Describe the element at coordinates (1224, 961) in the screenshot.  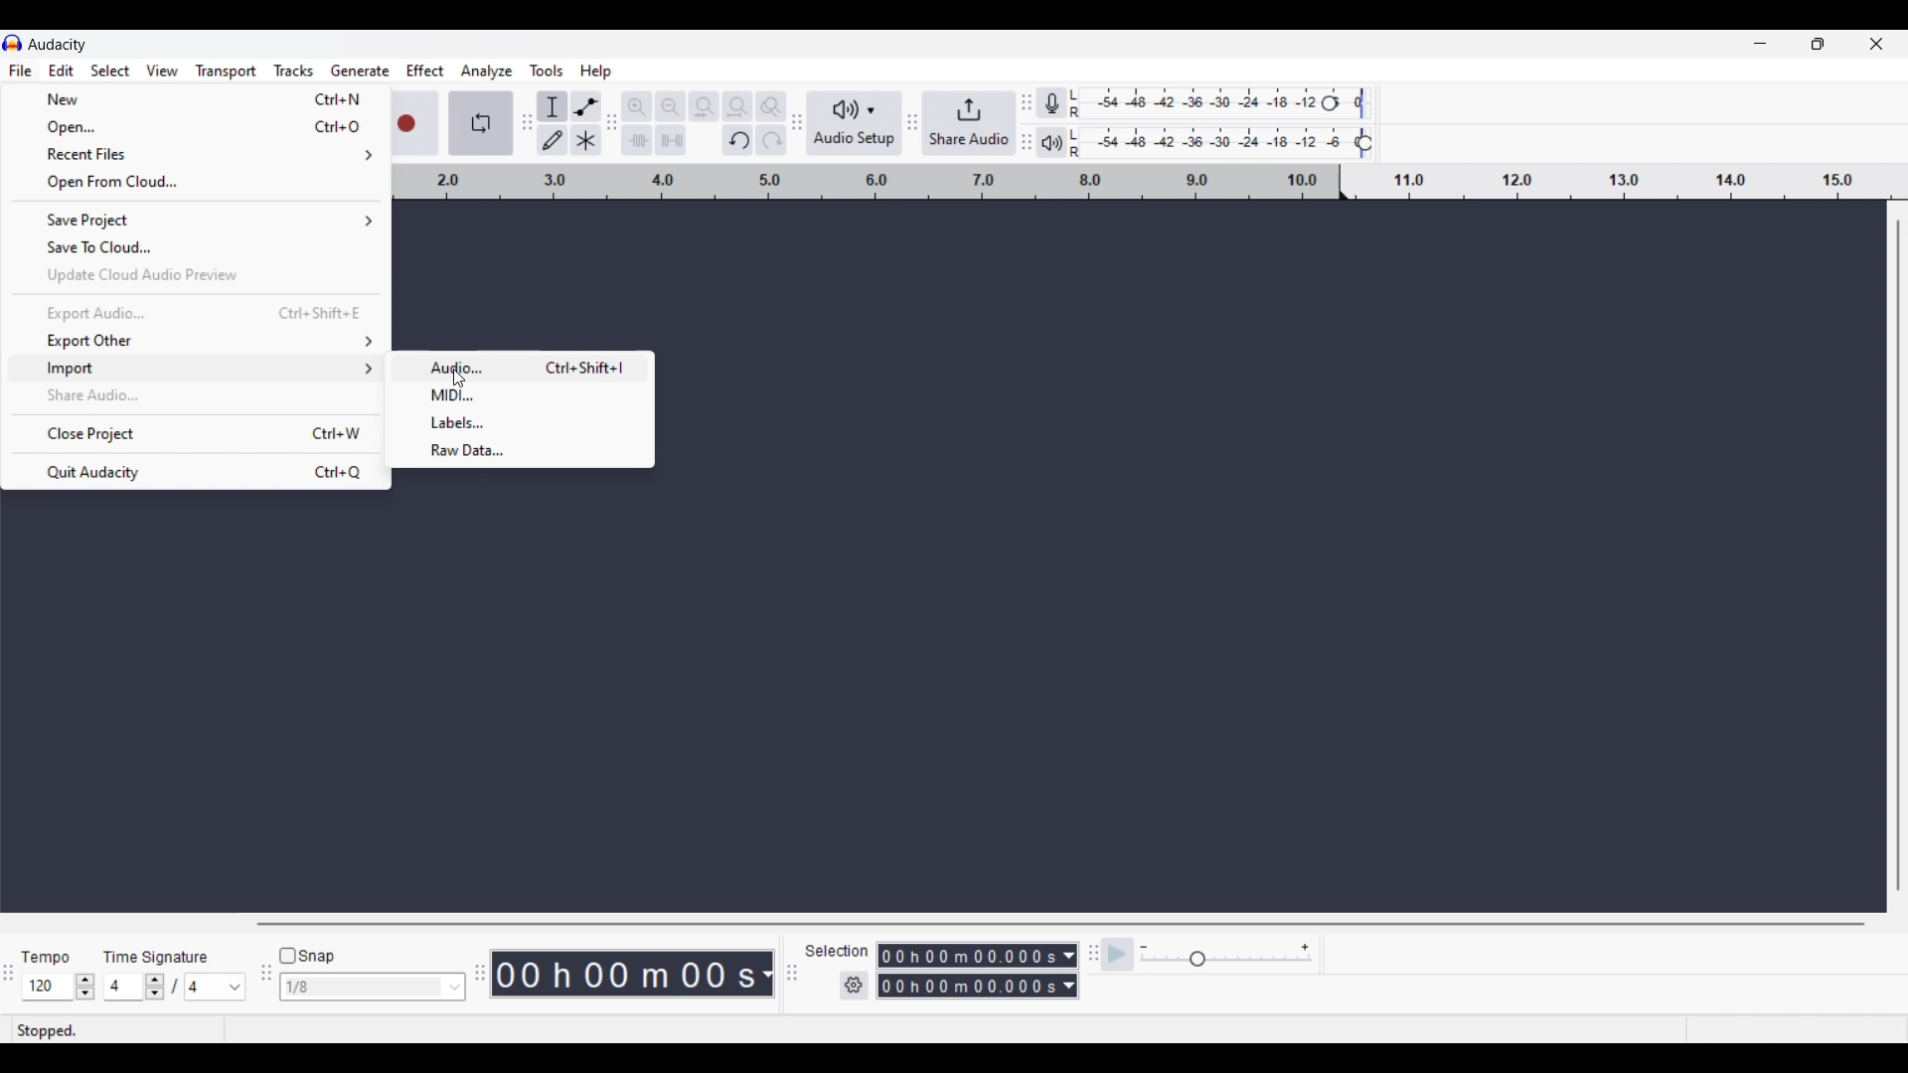
I see `Slider to change playback speed` at that location.